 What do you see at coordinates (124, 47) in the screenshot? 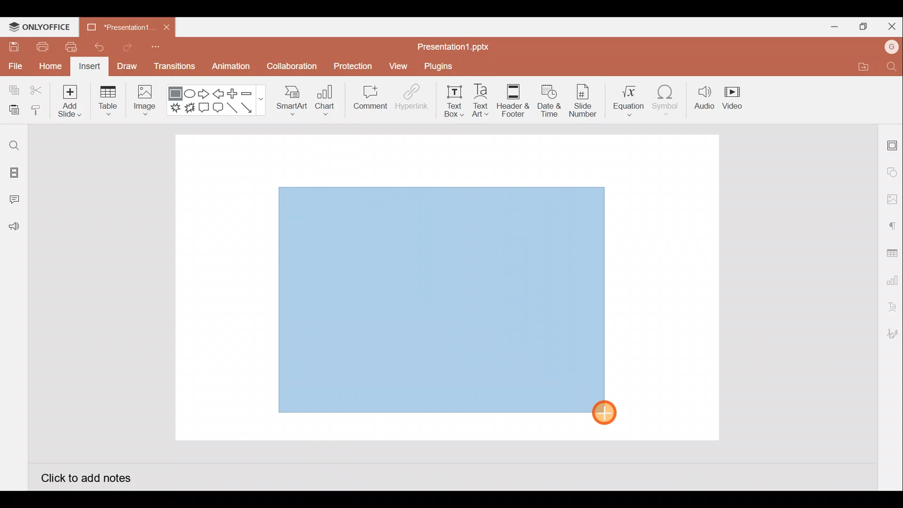
I see `Redo` at bounding box center [124, 47].